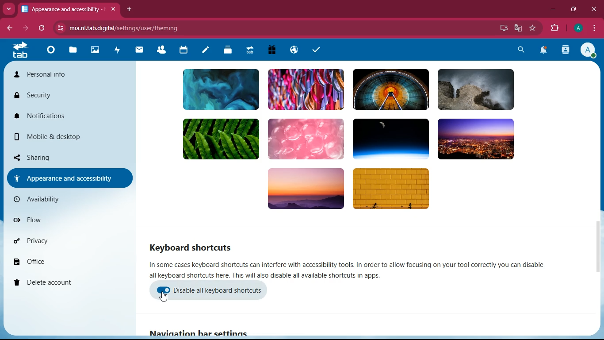 This screenshot has height=340, width=604. What do you see at coordinates (225, 291) in the screenshot?
I see `disable` at bounding box center [225, 291].